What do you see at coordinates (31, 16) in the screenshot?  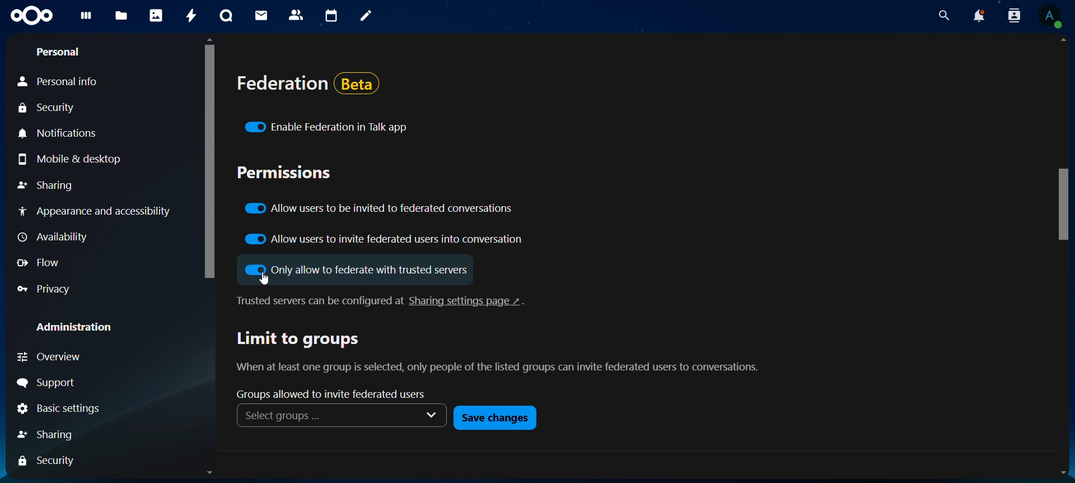 I see `icon` at bounding box center [31, 16].